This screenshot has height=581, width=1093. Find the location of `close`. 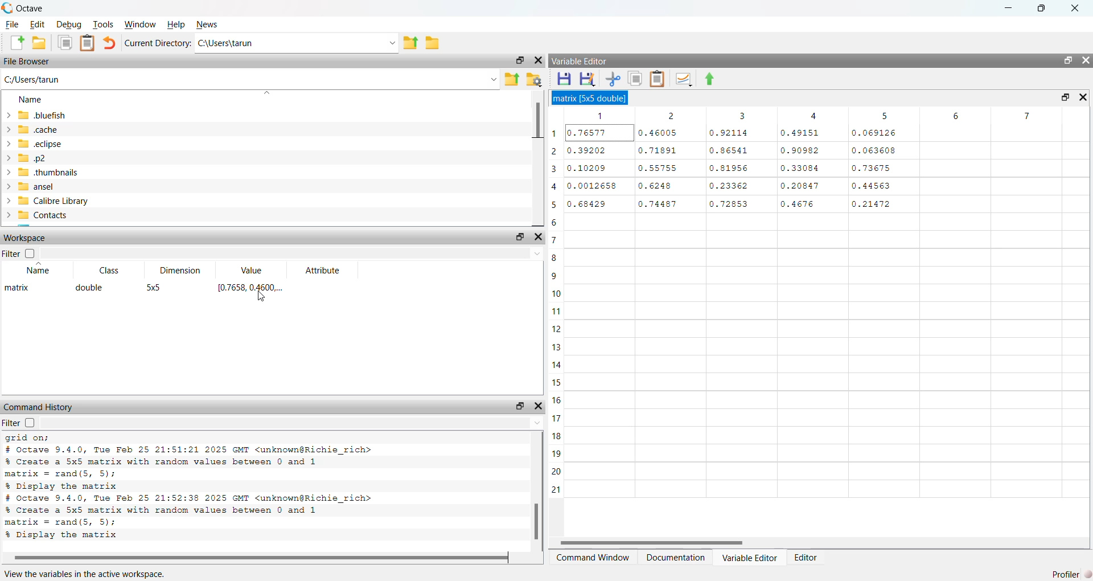

close is located at coordinates (1081, 97).